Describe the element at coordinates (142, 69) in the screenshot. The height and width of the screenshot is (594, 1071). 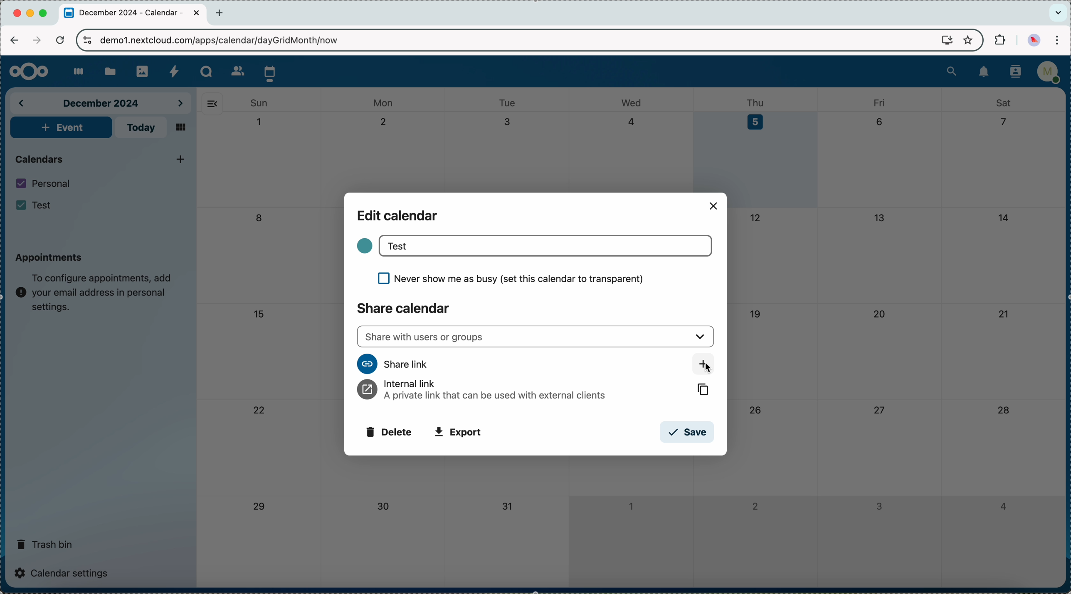
I see `photos` at that location.